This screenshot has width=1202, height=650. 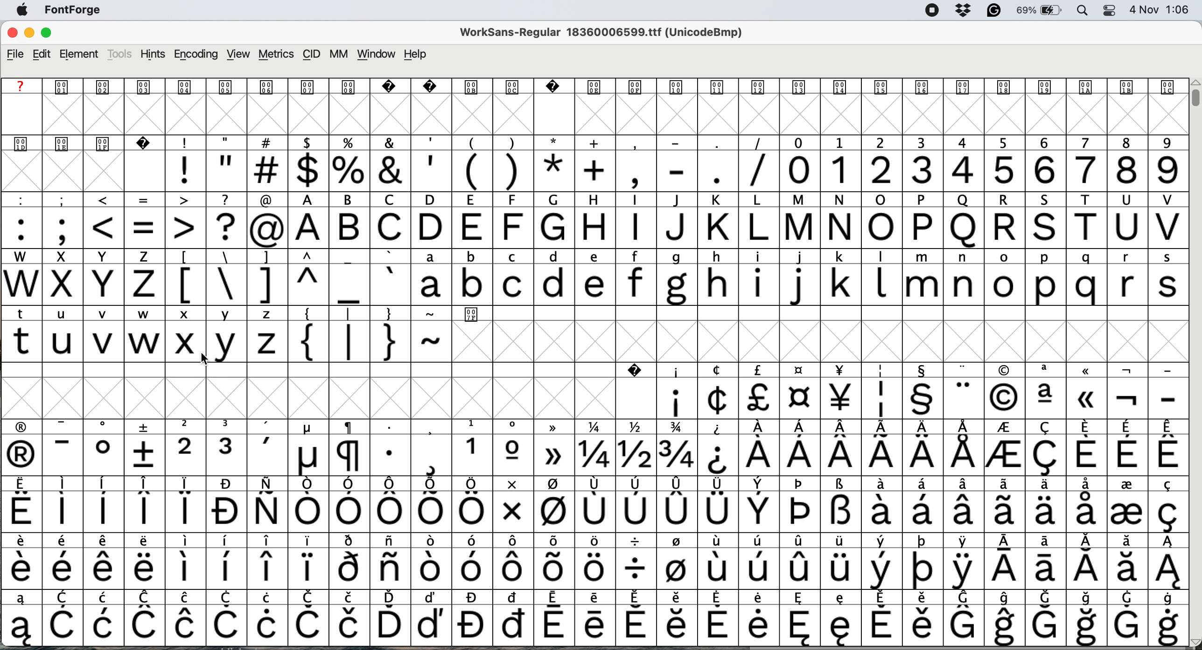 What do you see at coordinates (962, 11) in the screenshot?
I see `dropbox` at bounding box center [962, 11].